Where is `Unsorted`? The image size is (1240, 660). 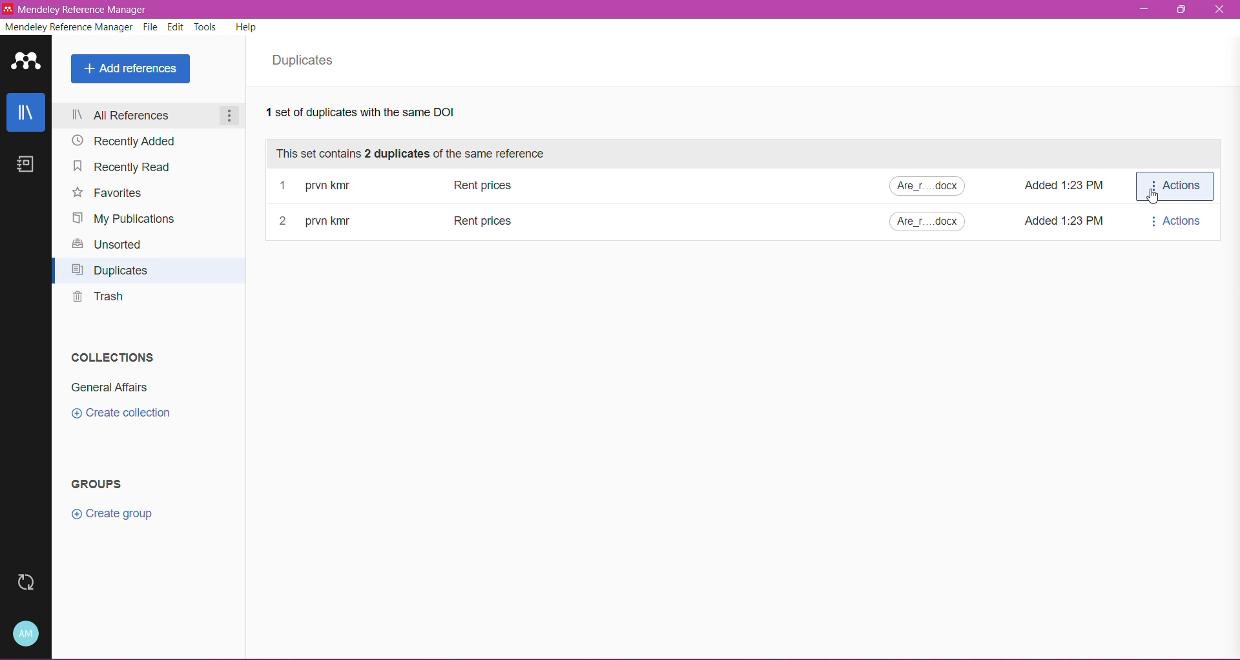
Unsorted is located at coordinates (107, 245).